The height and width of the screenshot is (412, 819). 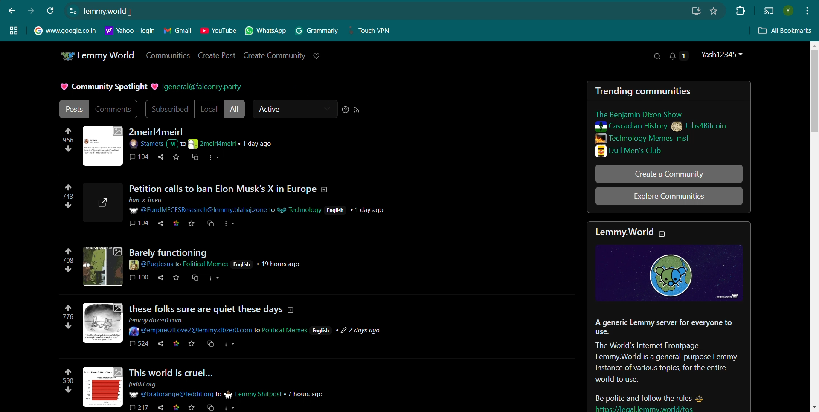 I want to click on feddit.org, so click(x=148, y=384).